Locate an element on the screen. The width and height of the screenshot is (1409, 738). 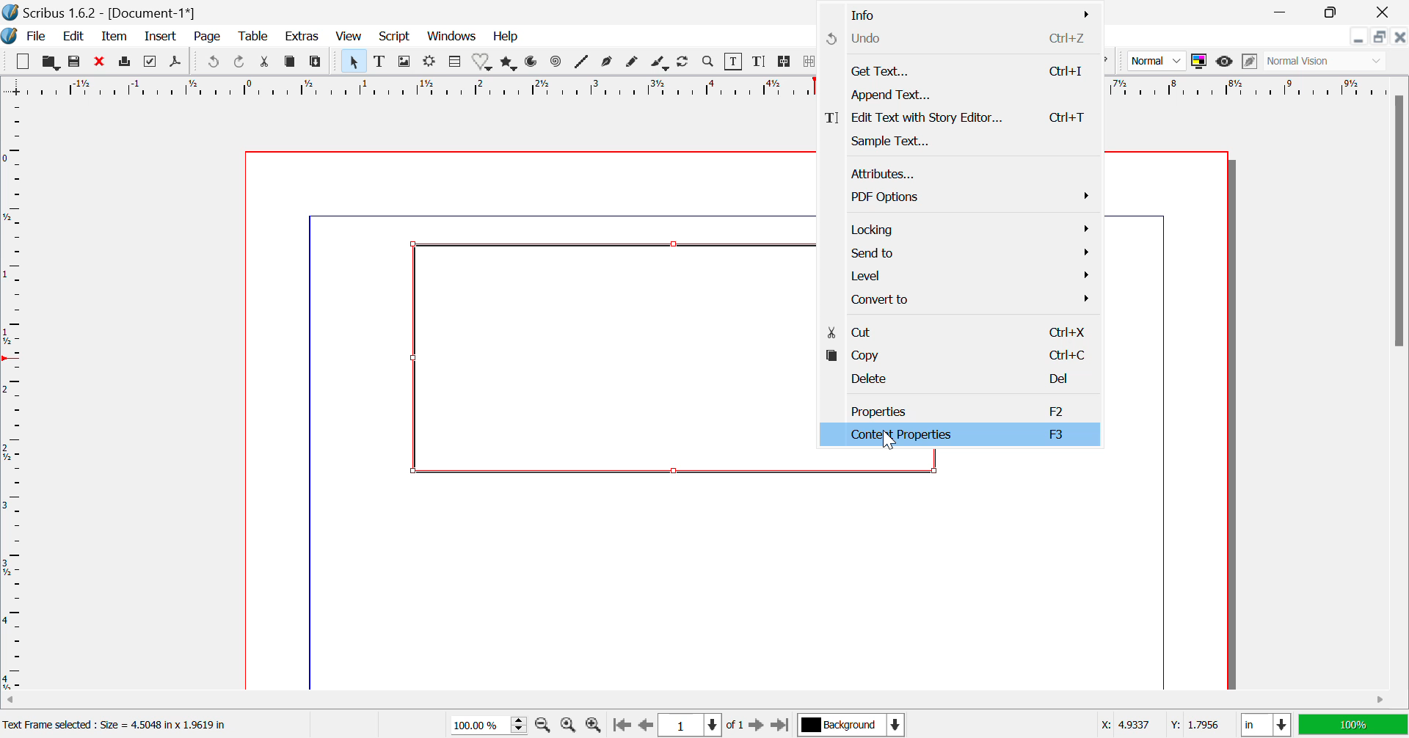
Help is located at coordinates (506, 37).